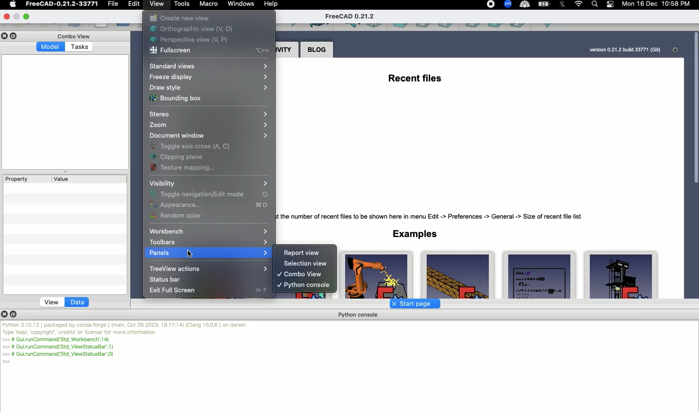  What do you see at coordinates (695, 163) in the screenshot?
I see `Scroll` at bounding box center [695, 163].